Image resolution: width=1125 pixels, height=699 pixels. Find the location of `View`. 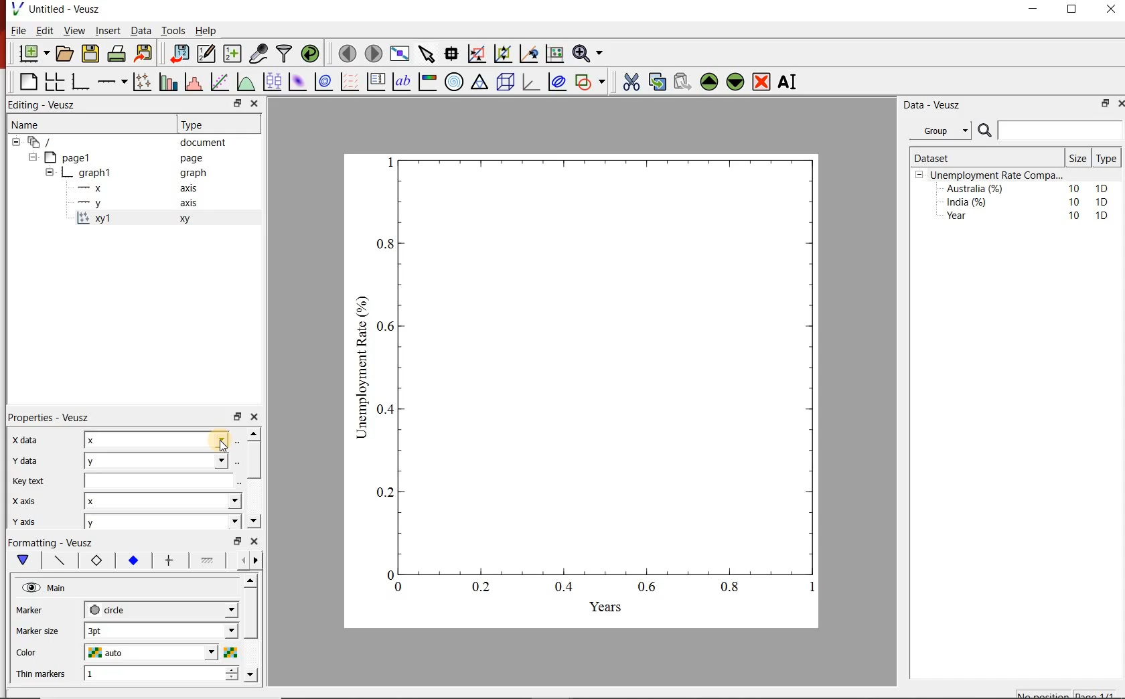

View is located at coordinates (73, 31).